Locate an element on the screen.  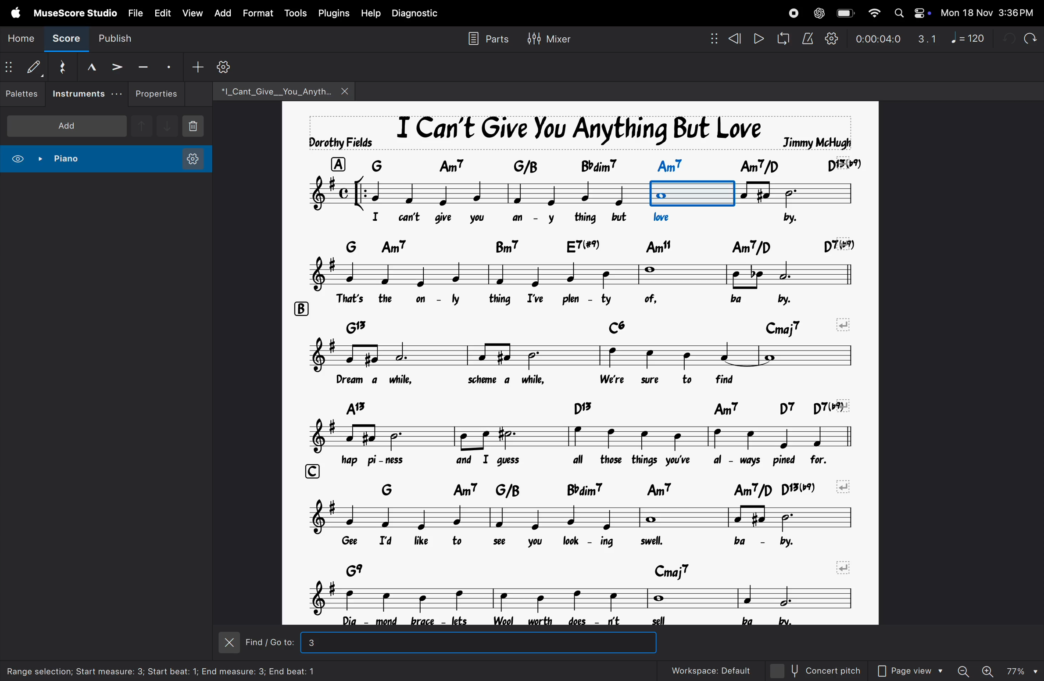
lyrics is located at coordinates (606, 461).